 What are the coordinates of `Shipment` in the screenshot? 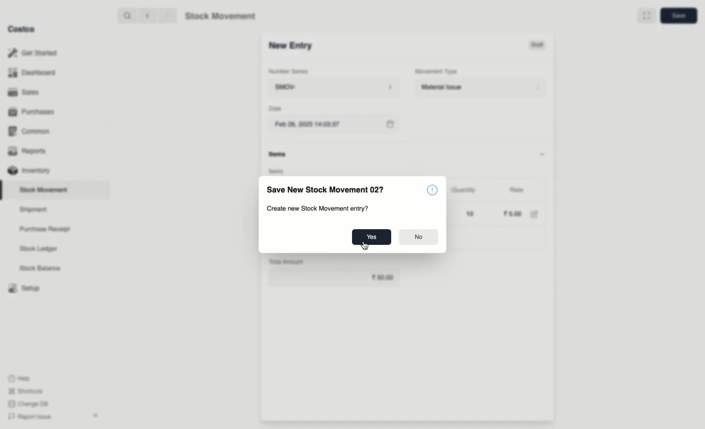 It's located at (34, 210).